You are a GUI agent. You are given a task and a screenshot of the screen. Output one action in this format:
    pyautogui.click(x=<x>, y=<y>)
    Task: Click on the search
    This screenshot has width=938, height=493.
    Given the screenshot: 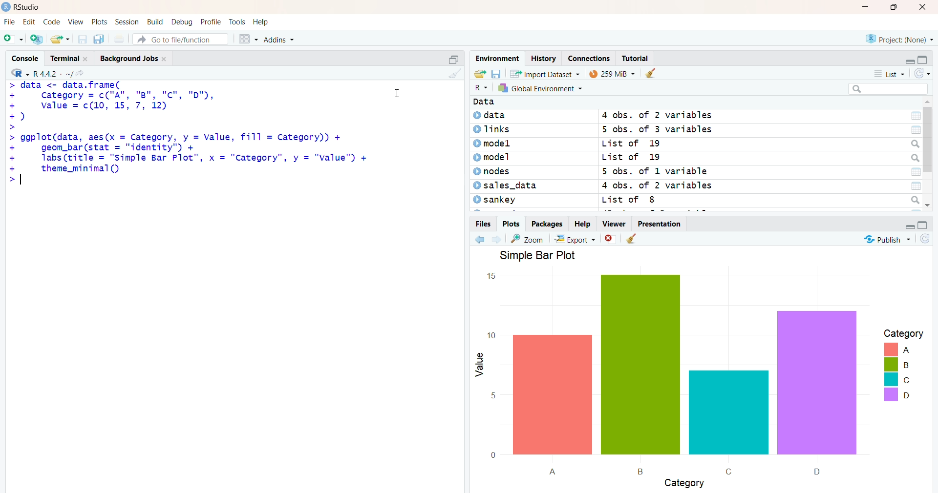 What is the action you would take?
    pyautogui.click(x=888, y=89)
    